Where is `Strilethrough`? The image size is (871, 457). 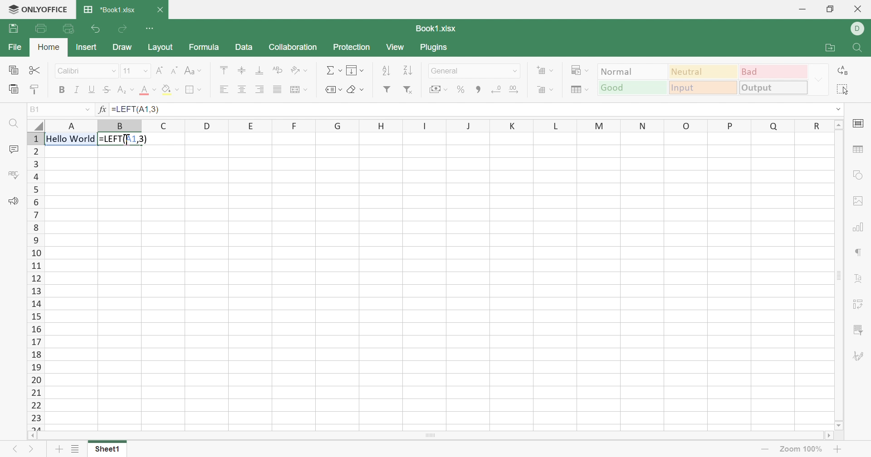 Strilethrough is located at coordinates (105, 89).